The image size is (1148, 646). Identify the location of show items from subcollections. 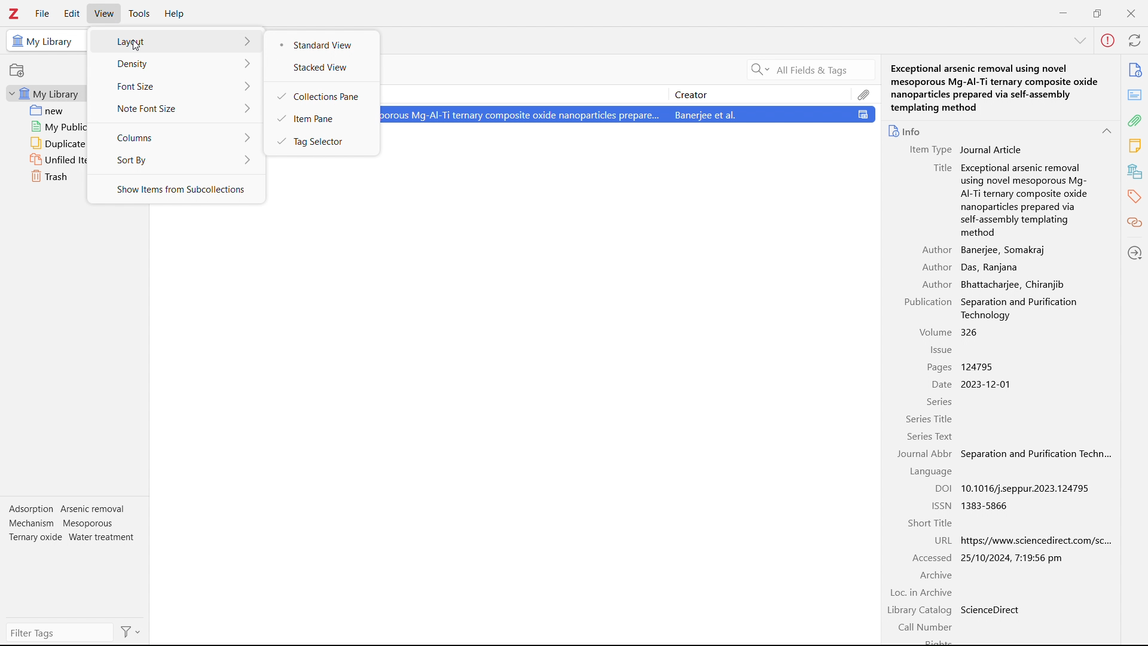
(176, 190).